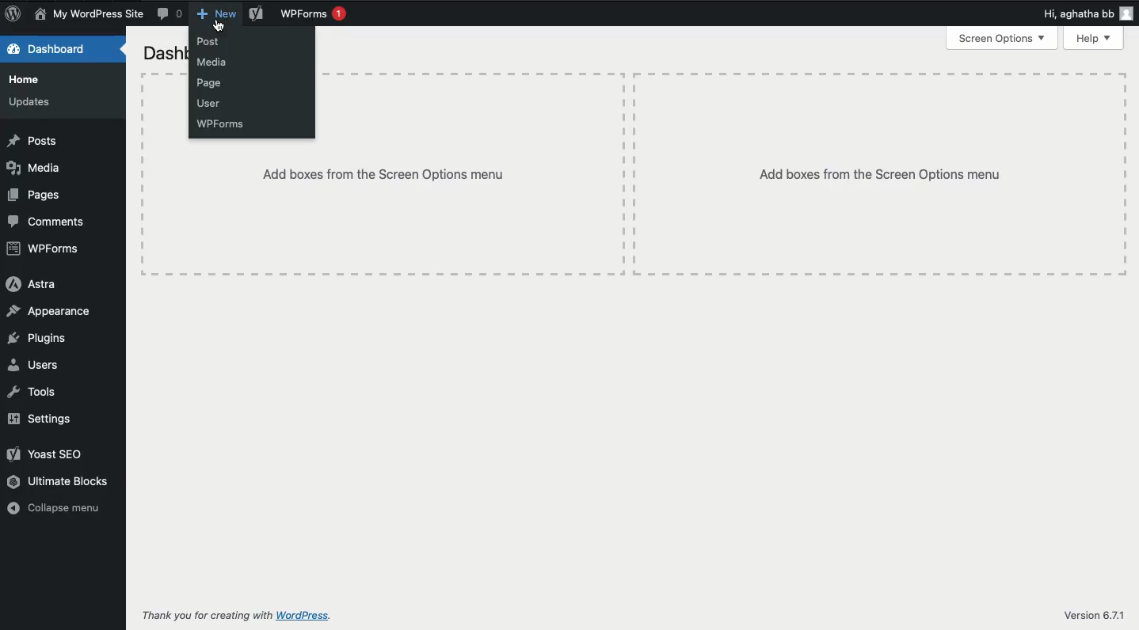 This screenshot has height=630, width=1139. What do you see at coordinates (219, 63) in the screenshot?
I see `Media` at bounding box center [219, 63].